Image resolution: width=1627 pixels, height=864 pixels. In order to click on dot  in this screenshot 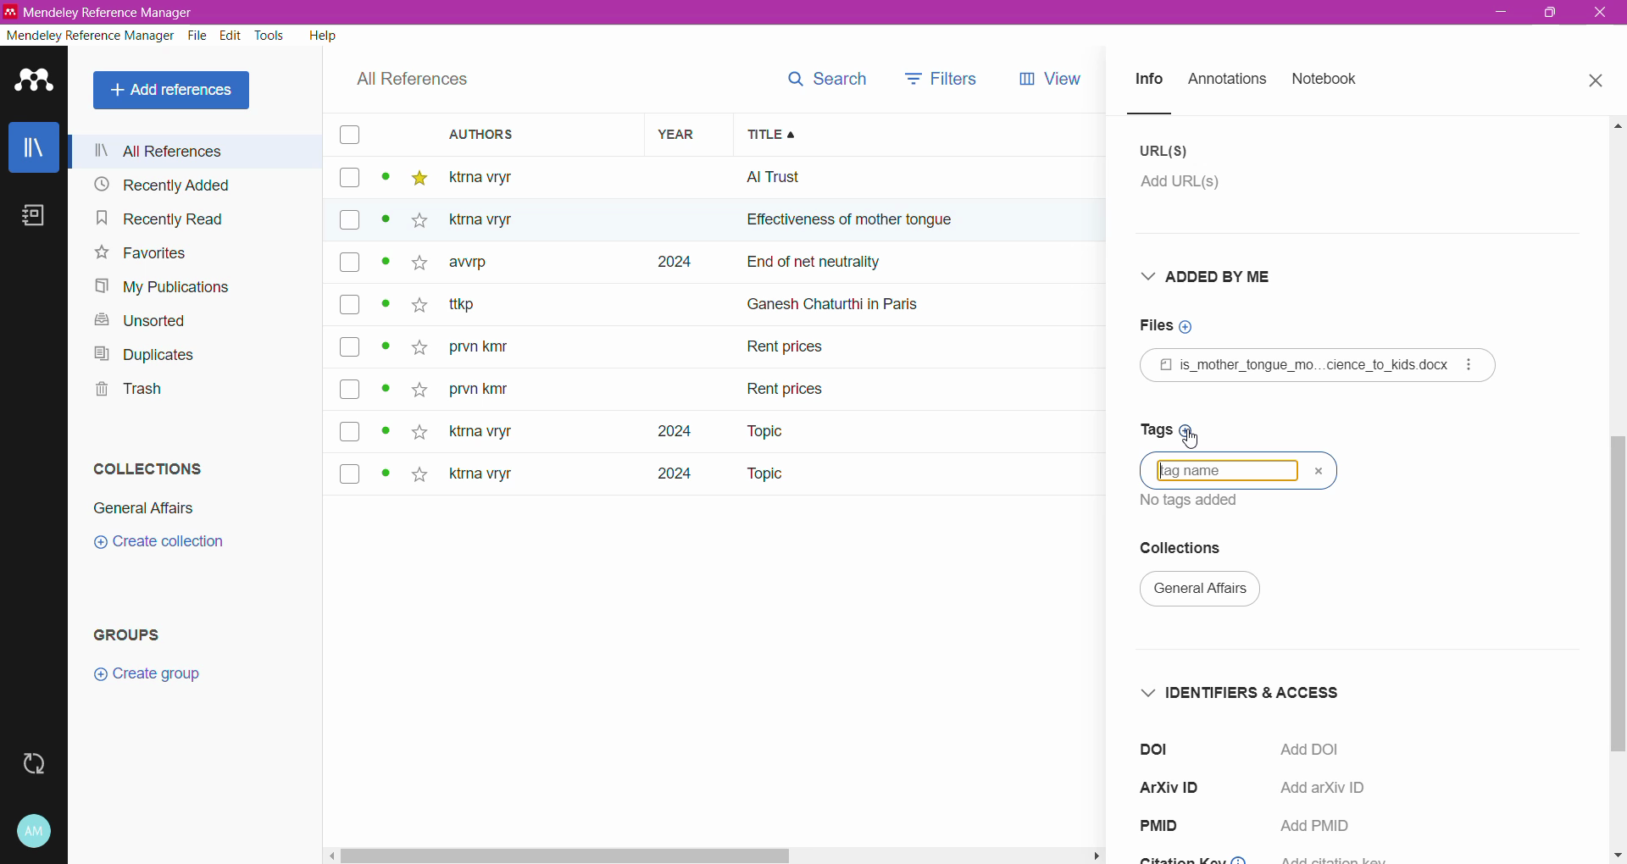, I will do `click(385, 394)`.